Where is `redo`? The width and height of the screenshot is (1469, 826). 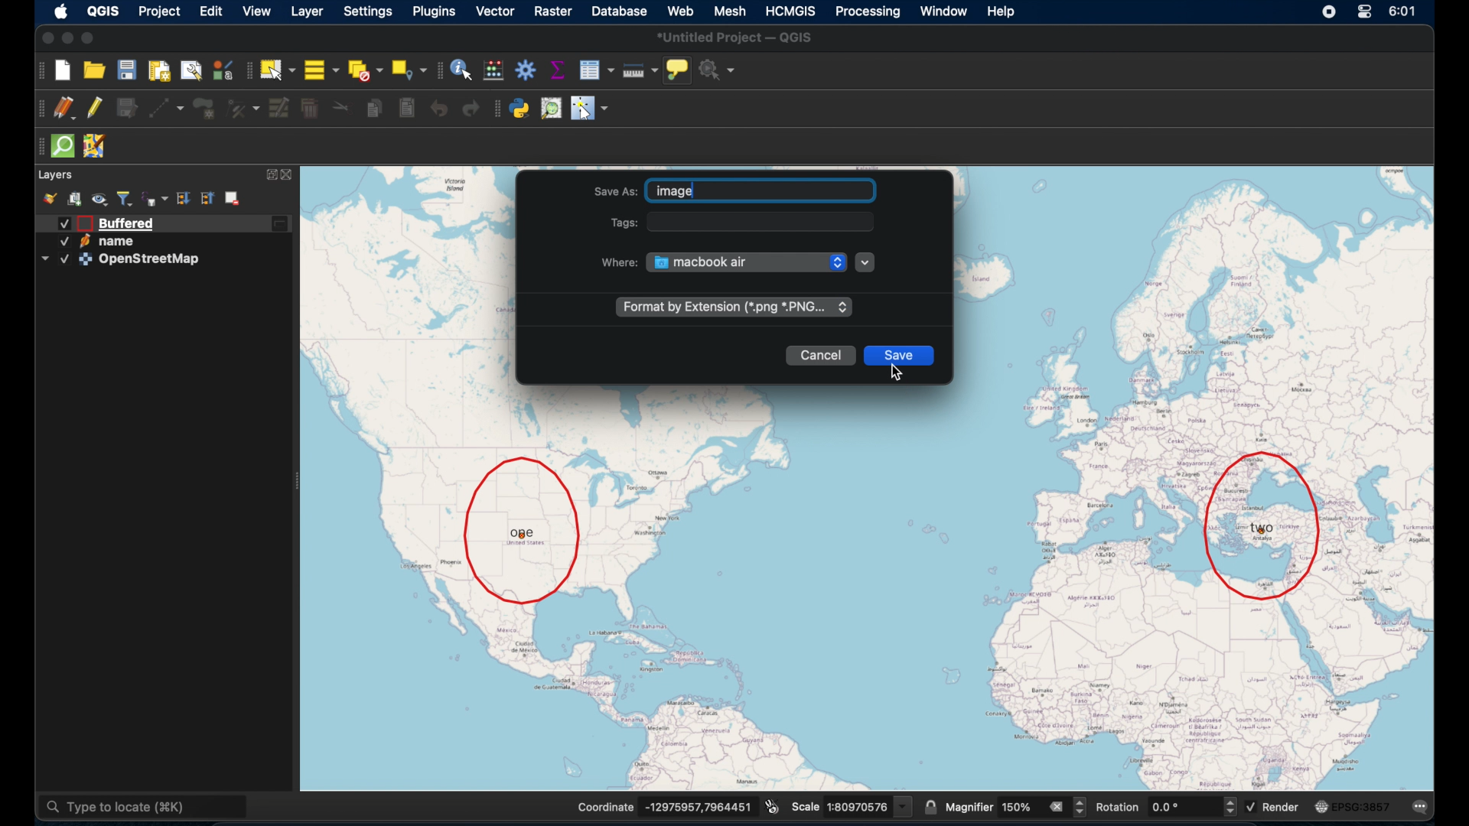
redo is located at coordinates (471, 109).